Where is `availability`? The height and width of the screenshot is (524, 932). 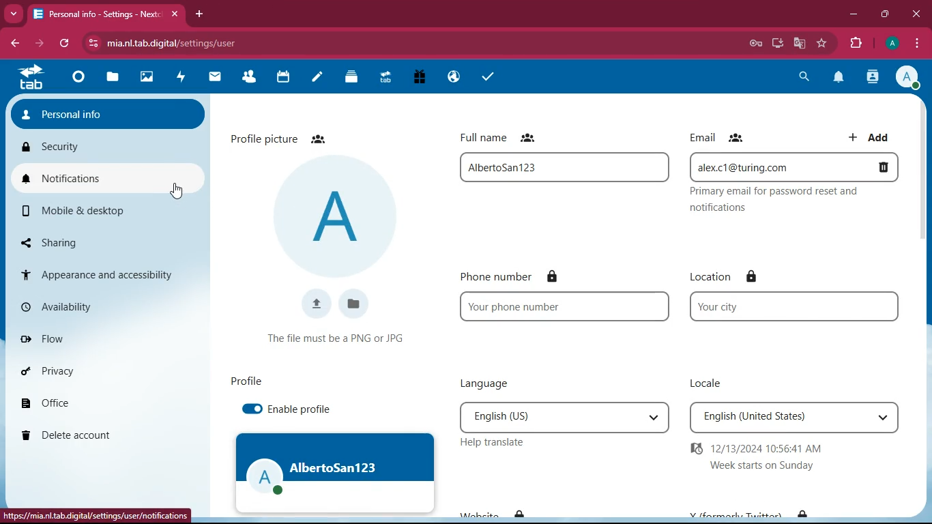 availability is located at coordinates (106, 305).